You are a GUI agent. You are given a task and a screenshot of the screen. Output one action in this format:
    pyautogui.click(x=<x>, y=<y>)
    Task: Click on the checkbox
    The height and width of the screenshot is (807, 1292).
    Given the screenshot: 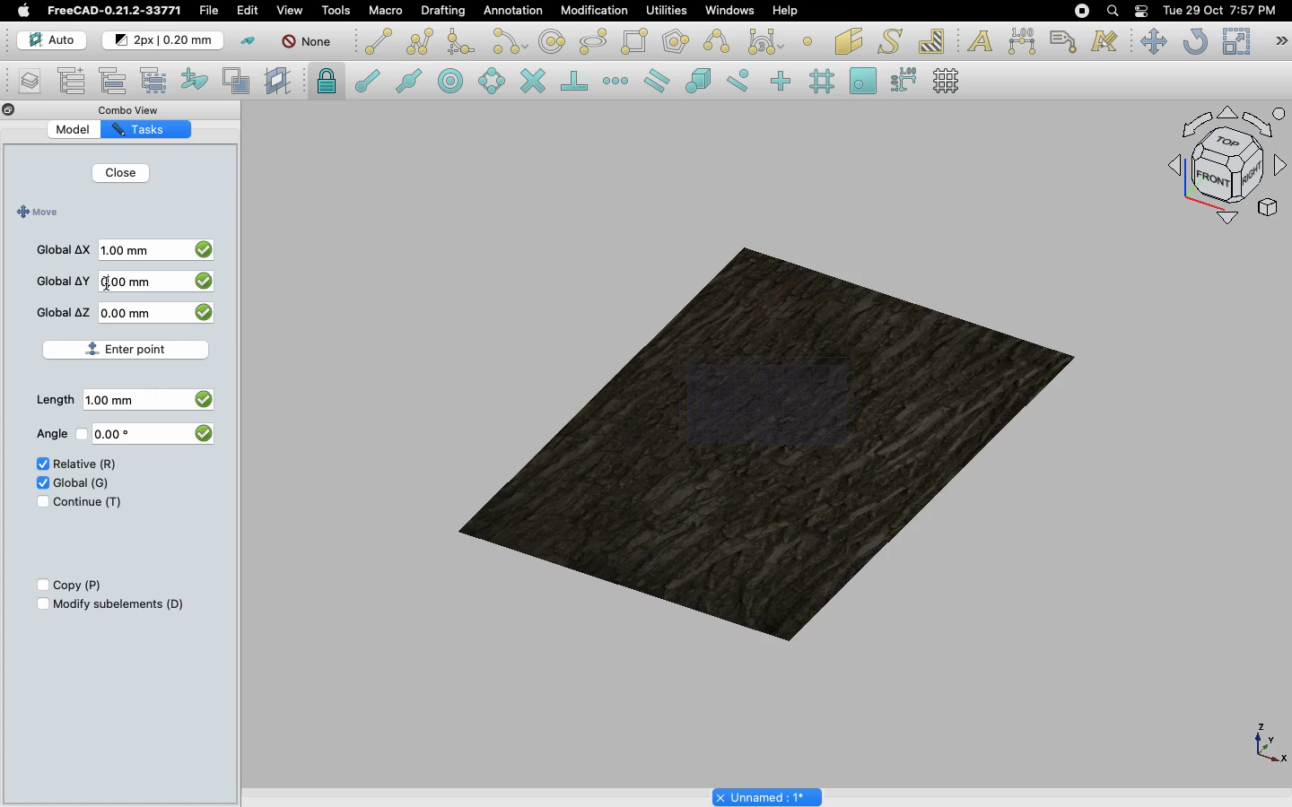 What is the action you would take?
    pyautogui.click(x=202, y=432)
    